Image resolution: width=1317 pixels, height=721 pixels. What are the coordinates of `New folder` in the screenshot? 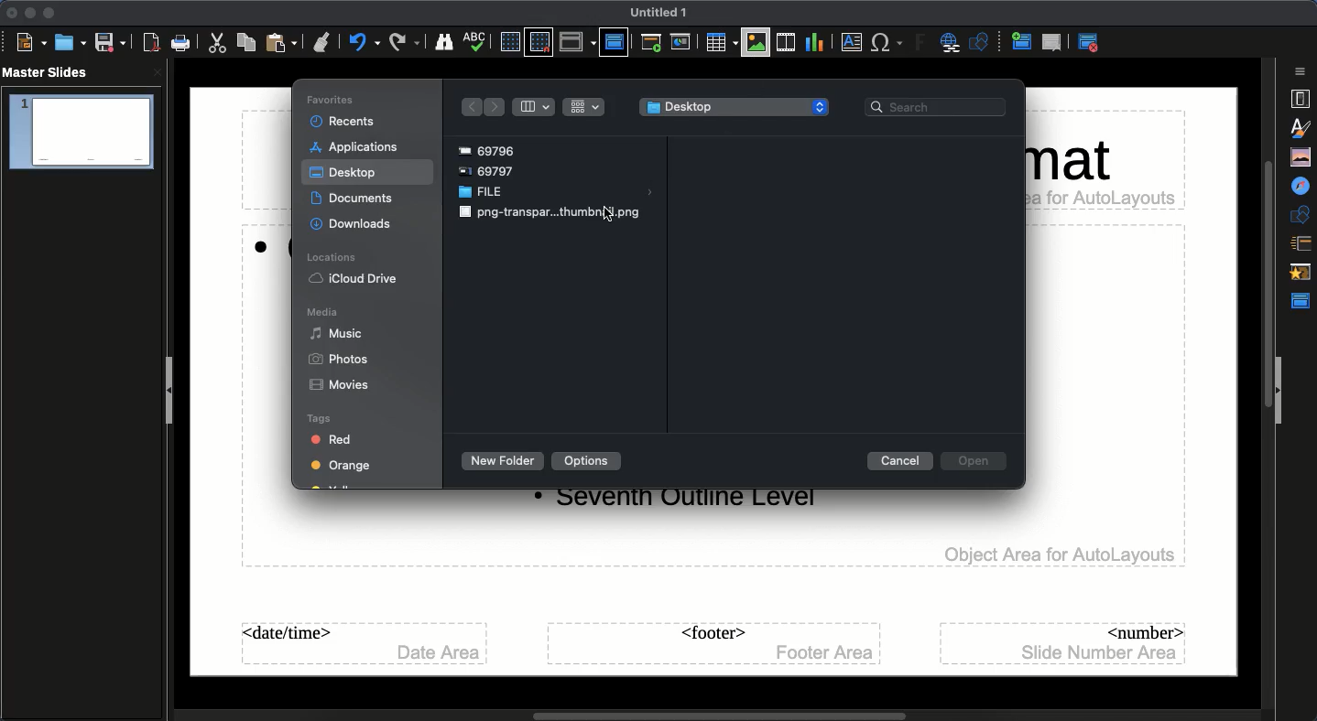 It's located at (499, 461).